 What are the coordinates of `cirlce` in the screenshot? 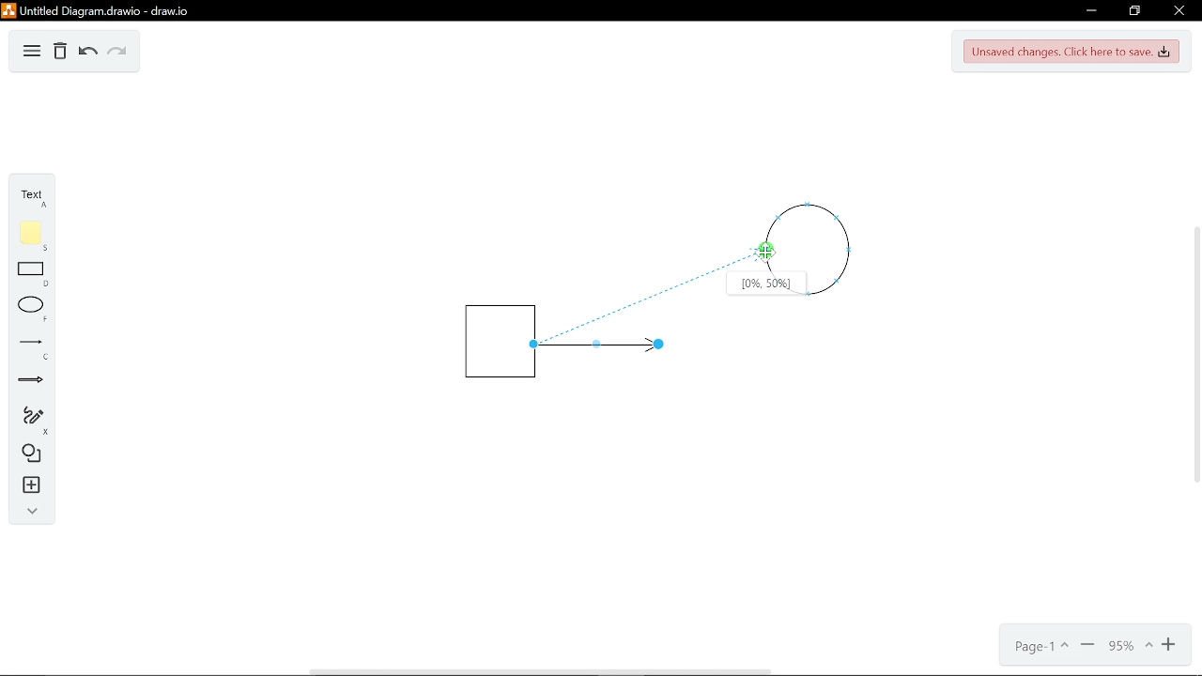 It's located at (813, 221).